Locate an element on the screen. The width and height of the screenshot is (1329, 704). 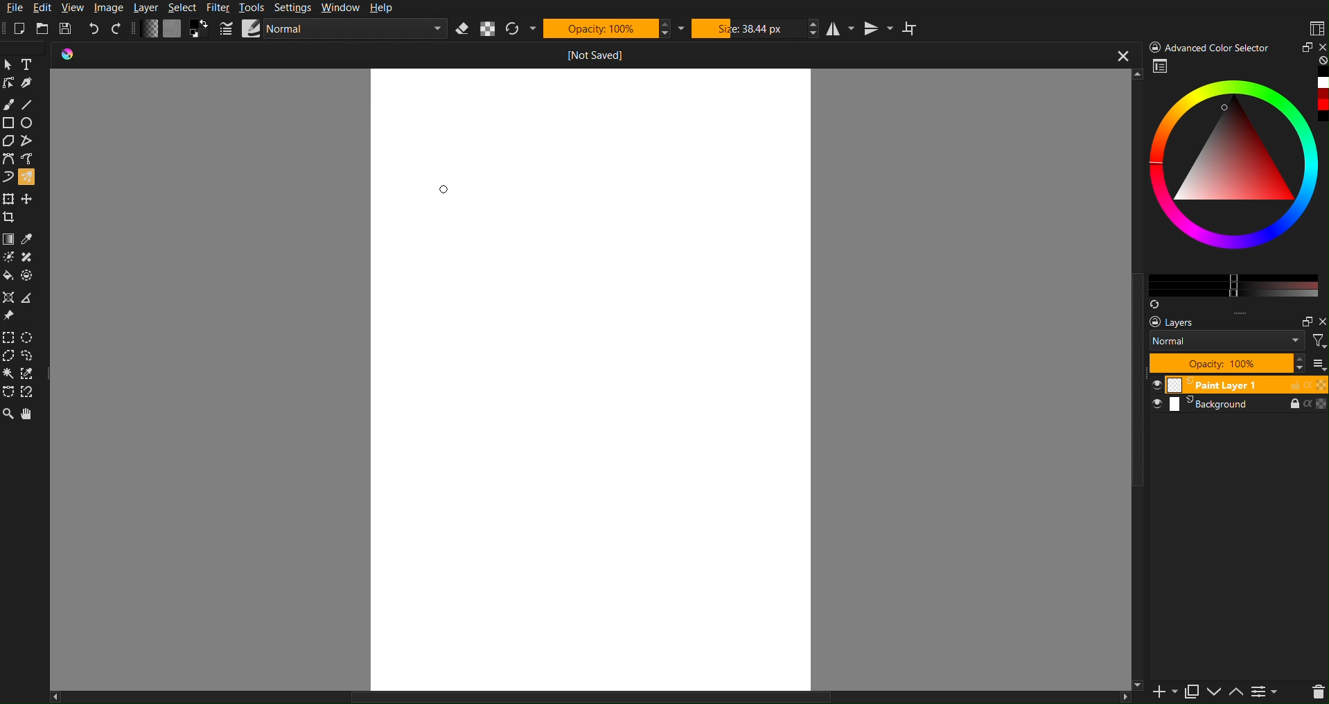
Swap background and foreground is located at coordinates (201, 28).